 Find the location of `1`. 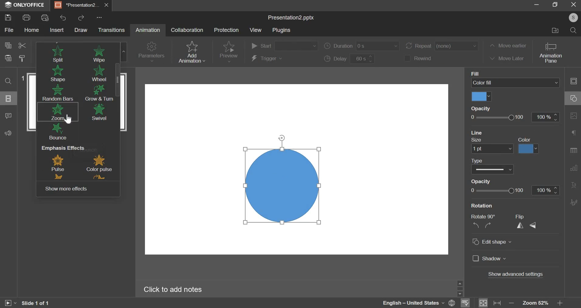

1 is located at coordinates (23, 79).